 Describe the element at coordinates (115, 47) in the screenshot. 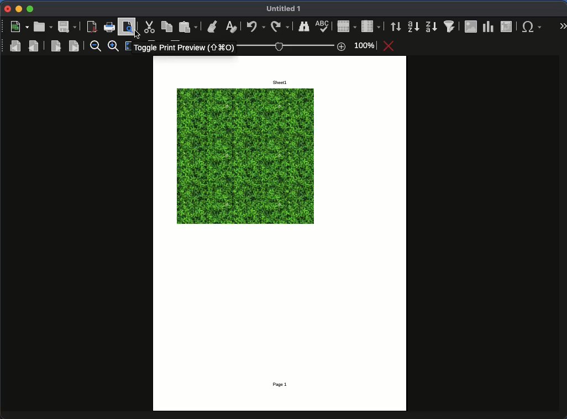

I see `zoom out` at that location.